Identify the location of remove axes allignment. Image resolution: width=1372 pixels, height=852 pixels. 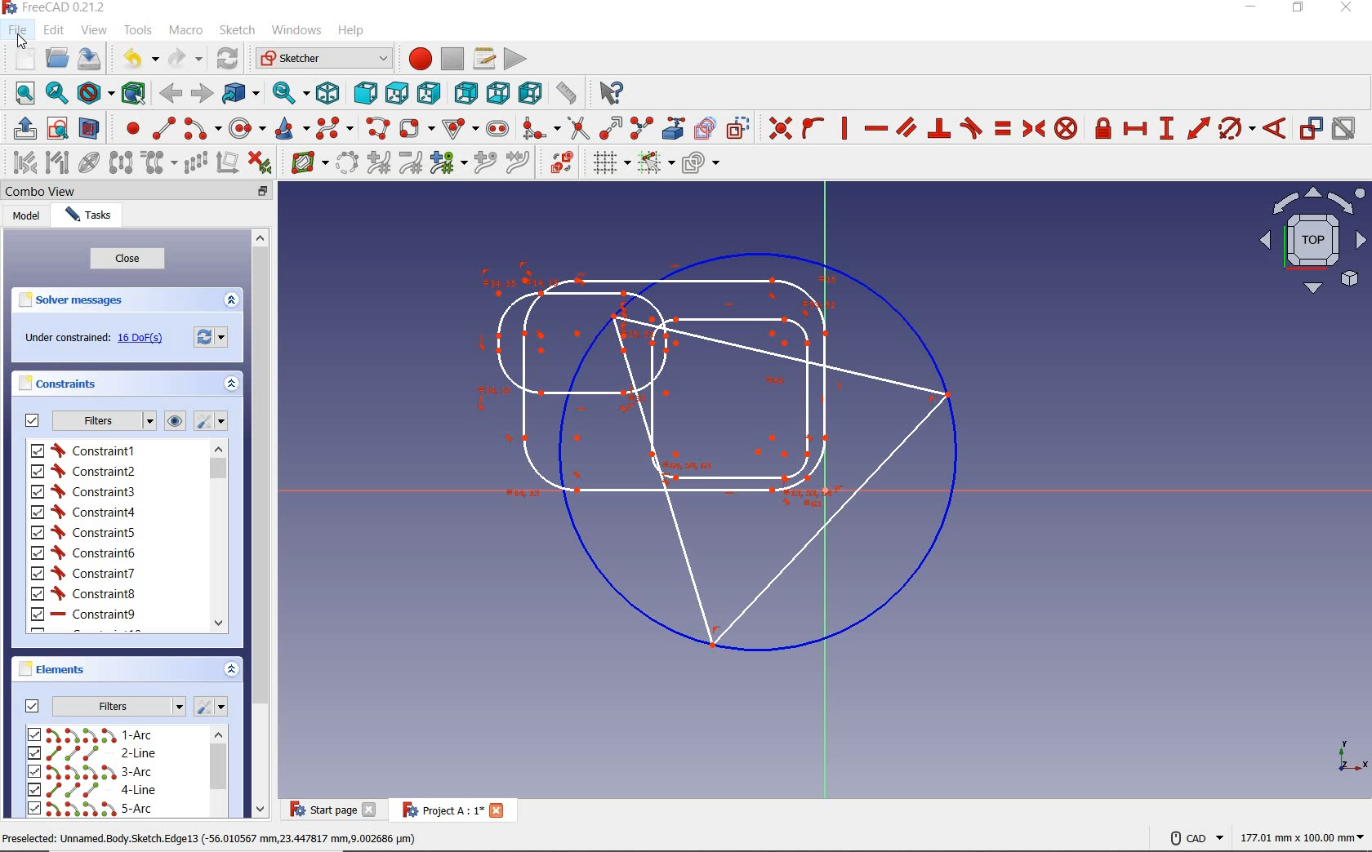
(231, 164).